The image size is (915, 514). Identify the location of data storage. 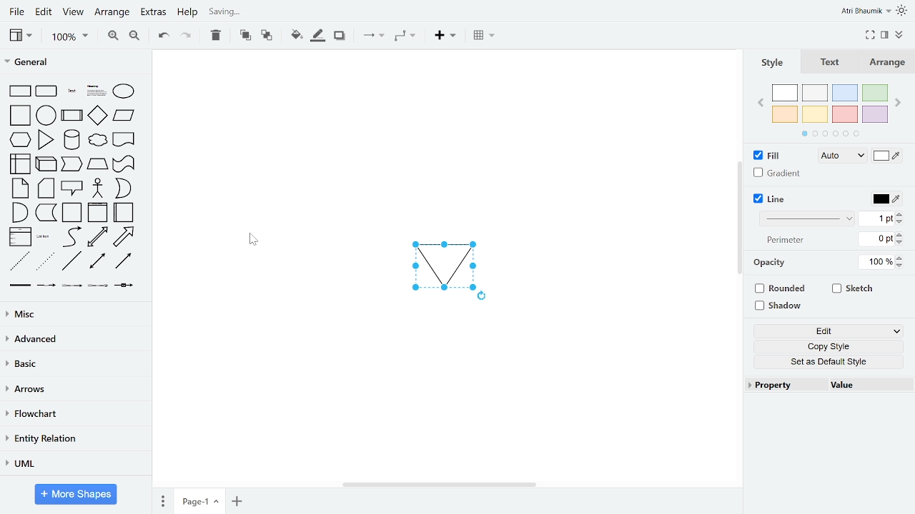
(46, 214).